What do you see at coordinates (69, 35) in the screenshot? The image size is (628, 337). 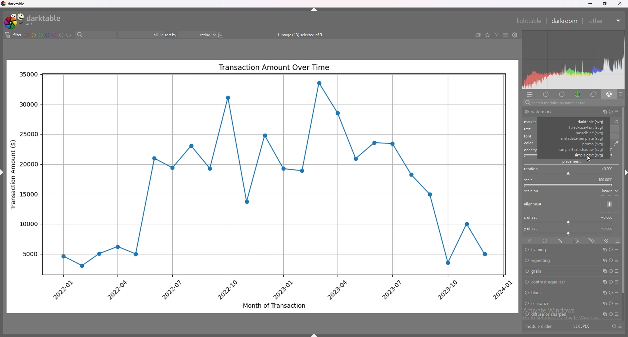 I see `including color labels` at bounding box center [69, 35].